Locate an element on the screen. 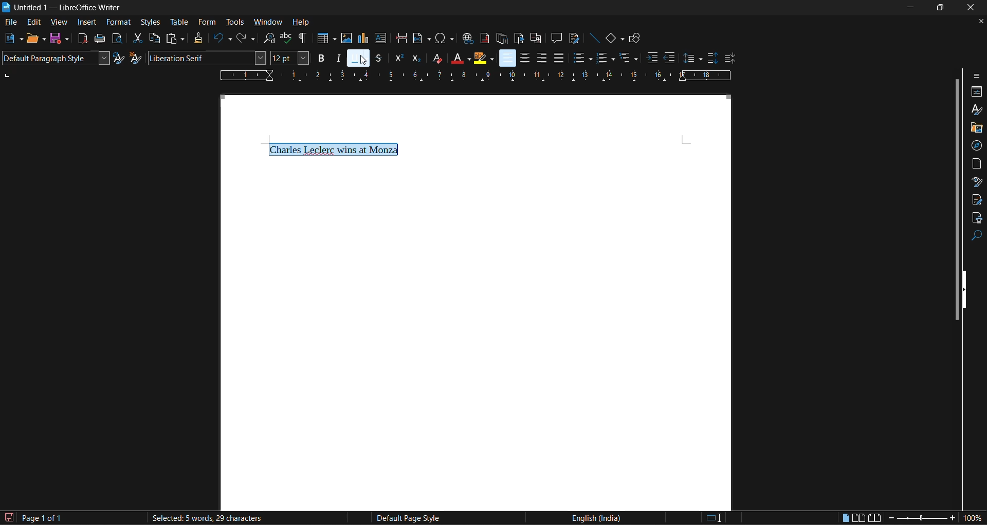 The image size is (987, 525). new is located at coordinates (13, 39).